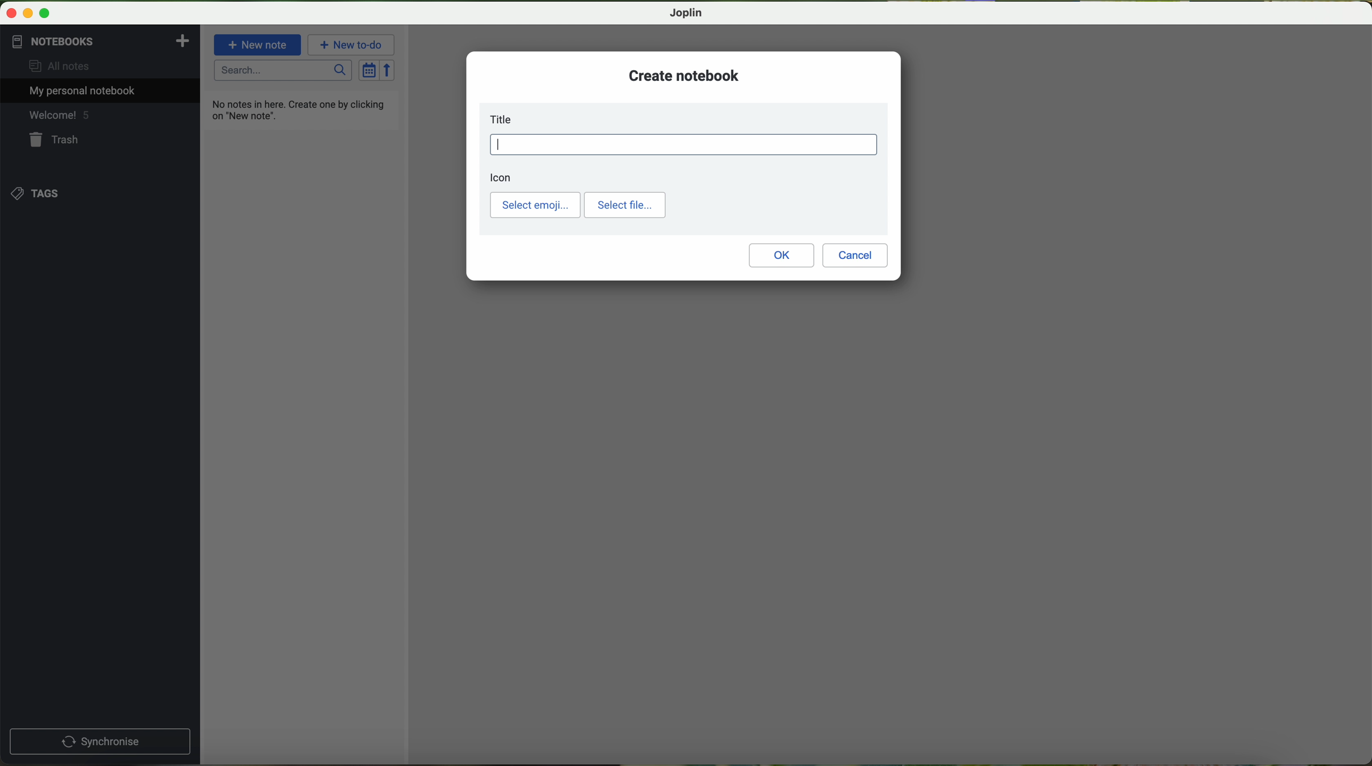 This screenshot has width=1372, height=766. What do you see at coordinates (781, 255) in the screenshot?
I see `OK` at bounding box center [781, 255].